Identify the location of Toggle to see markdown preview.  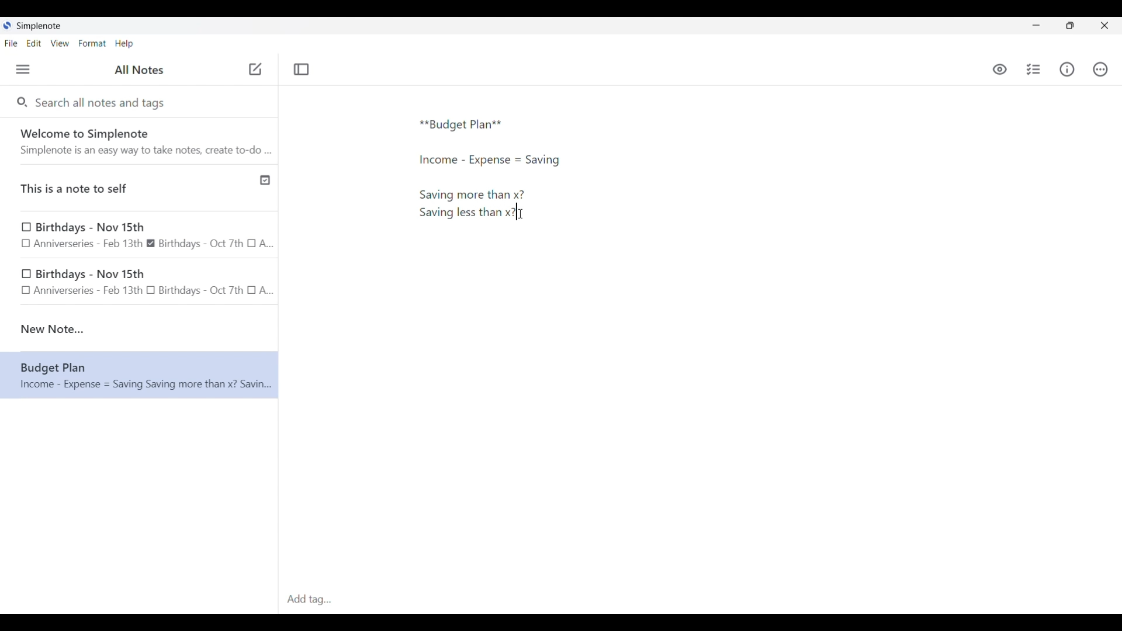
(1000, 70).